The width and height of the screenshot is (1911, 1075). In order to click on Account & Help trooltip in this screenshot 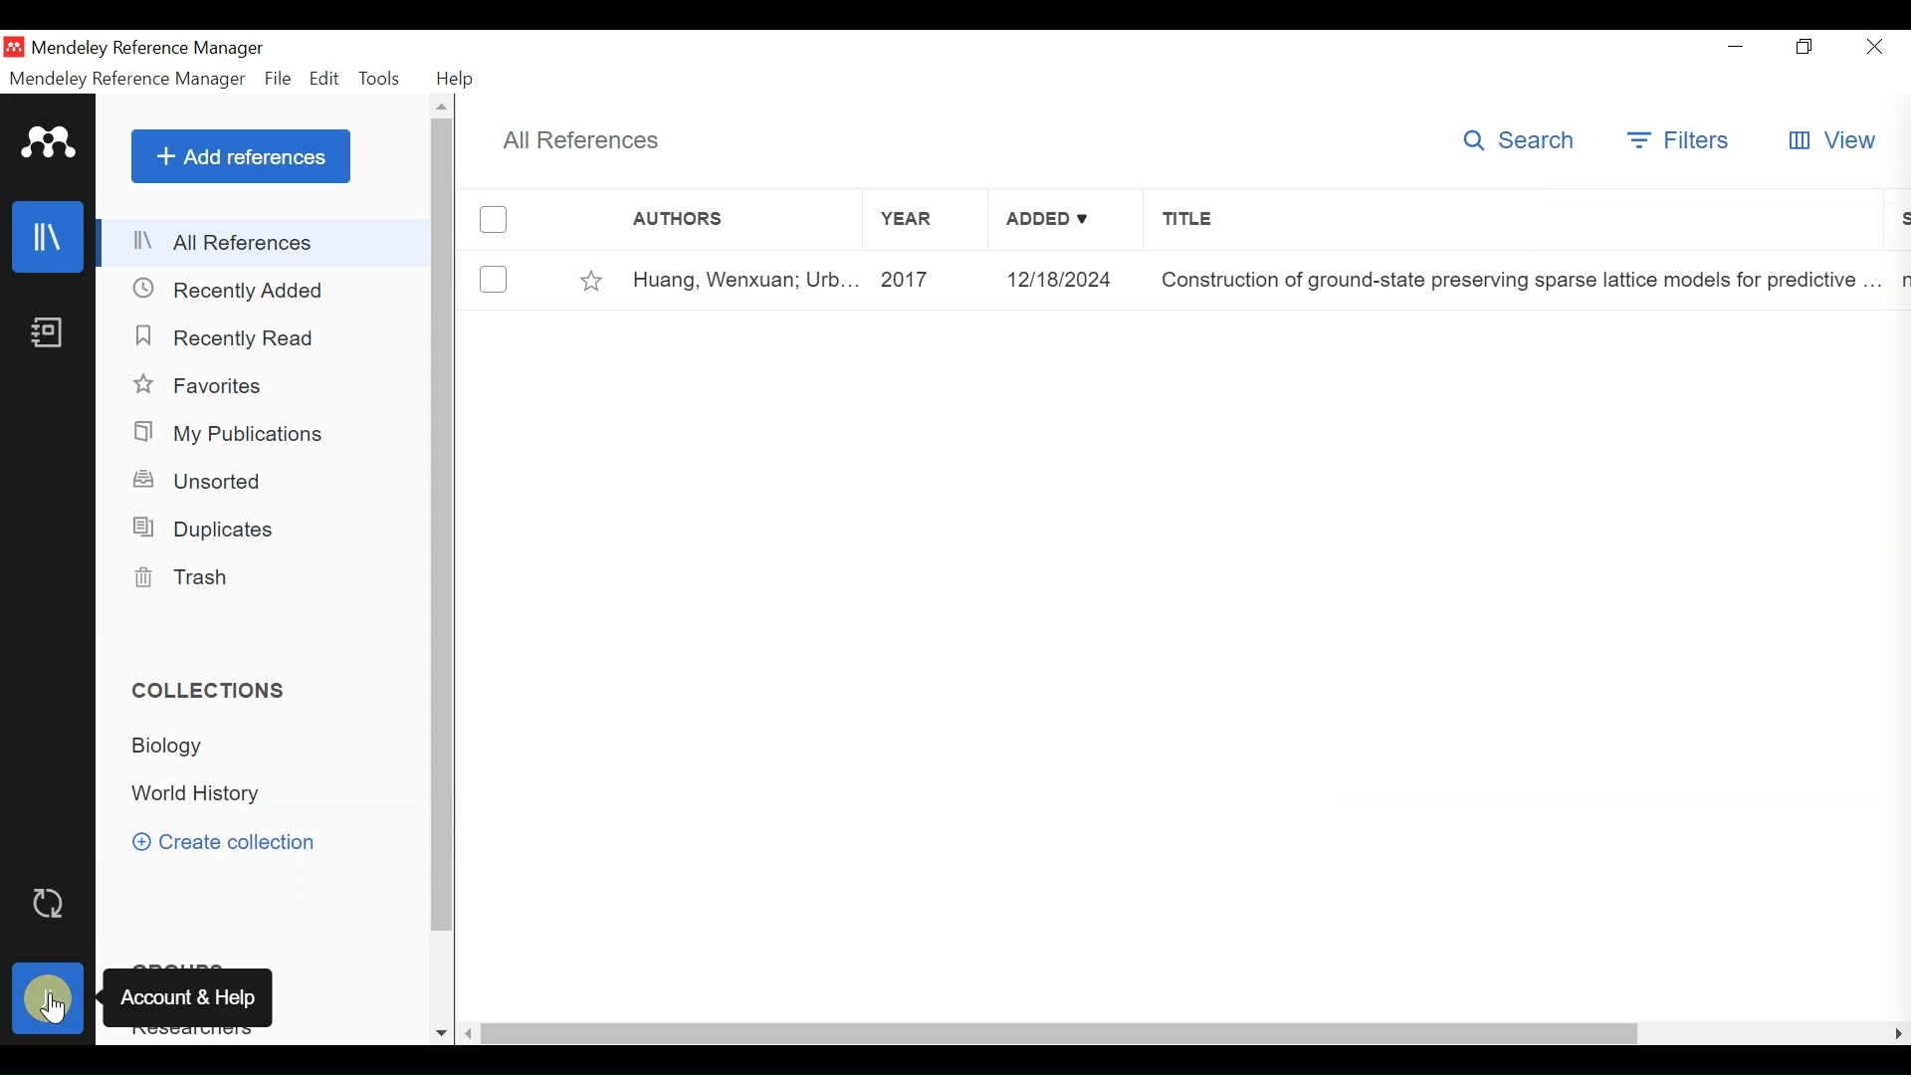, I will do `click(188, 997)`.